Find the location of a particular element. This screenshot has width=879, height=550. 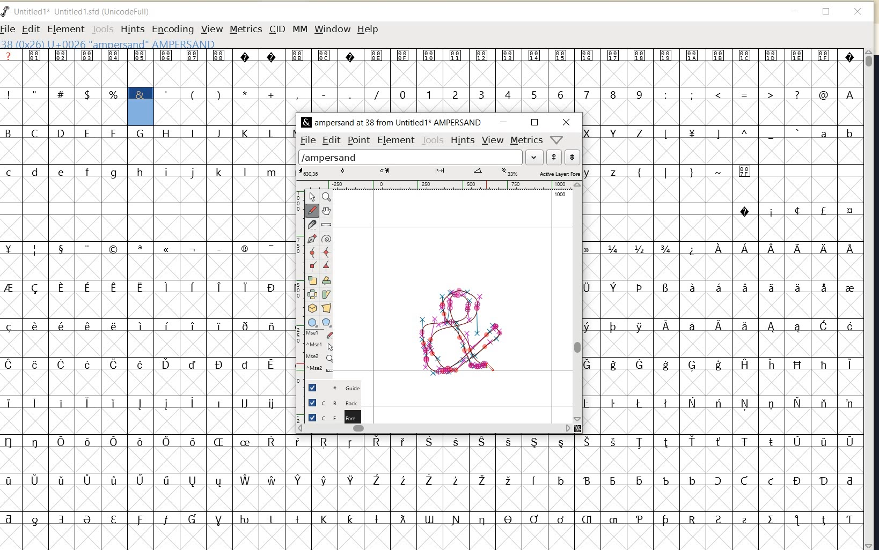

add a curve point is located at coordinates (312, 251).